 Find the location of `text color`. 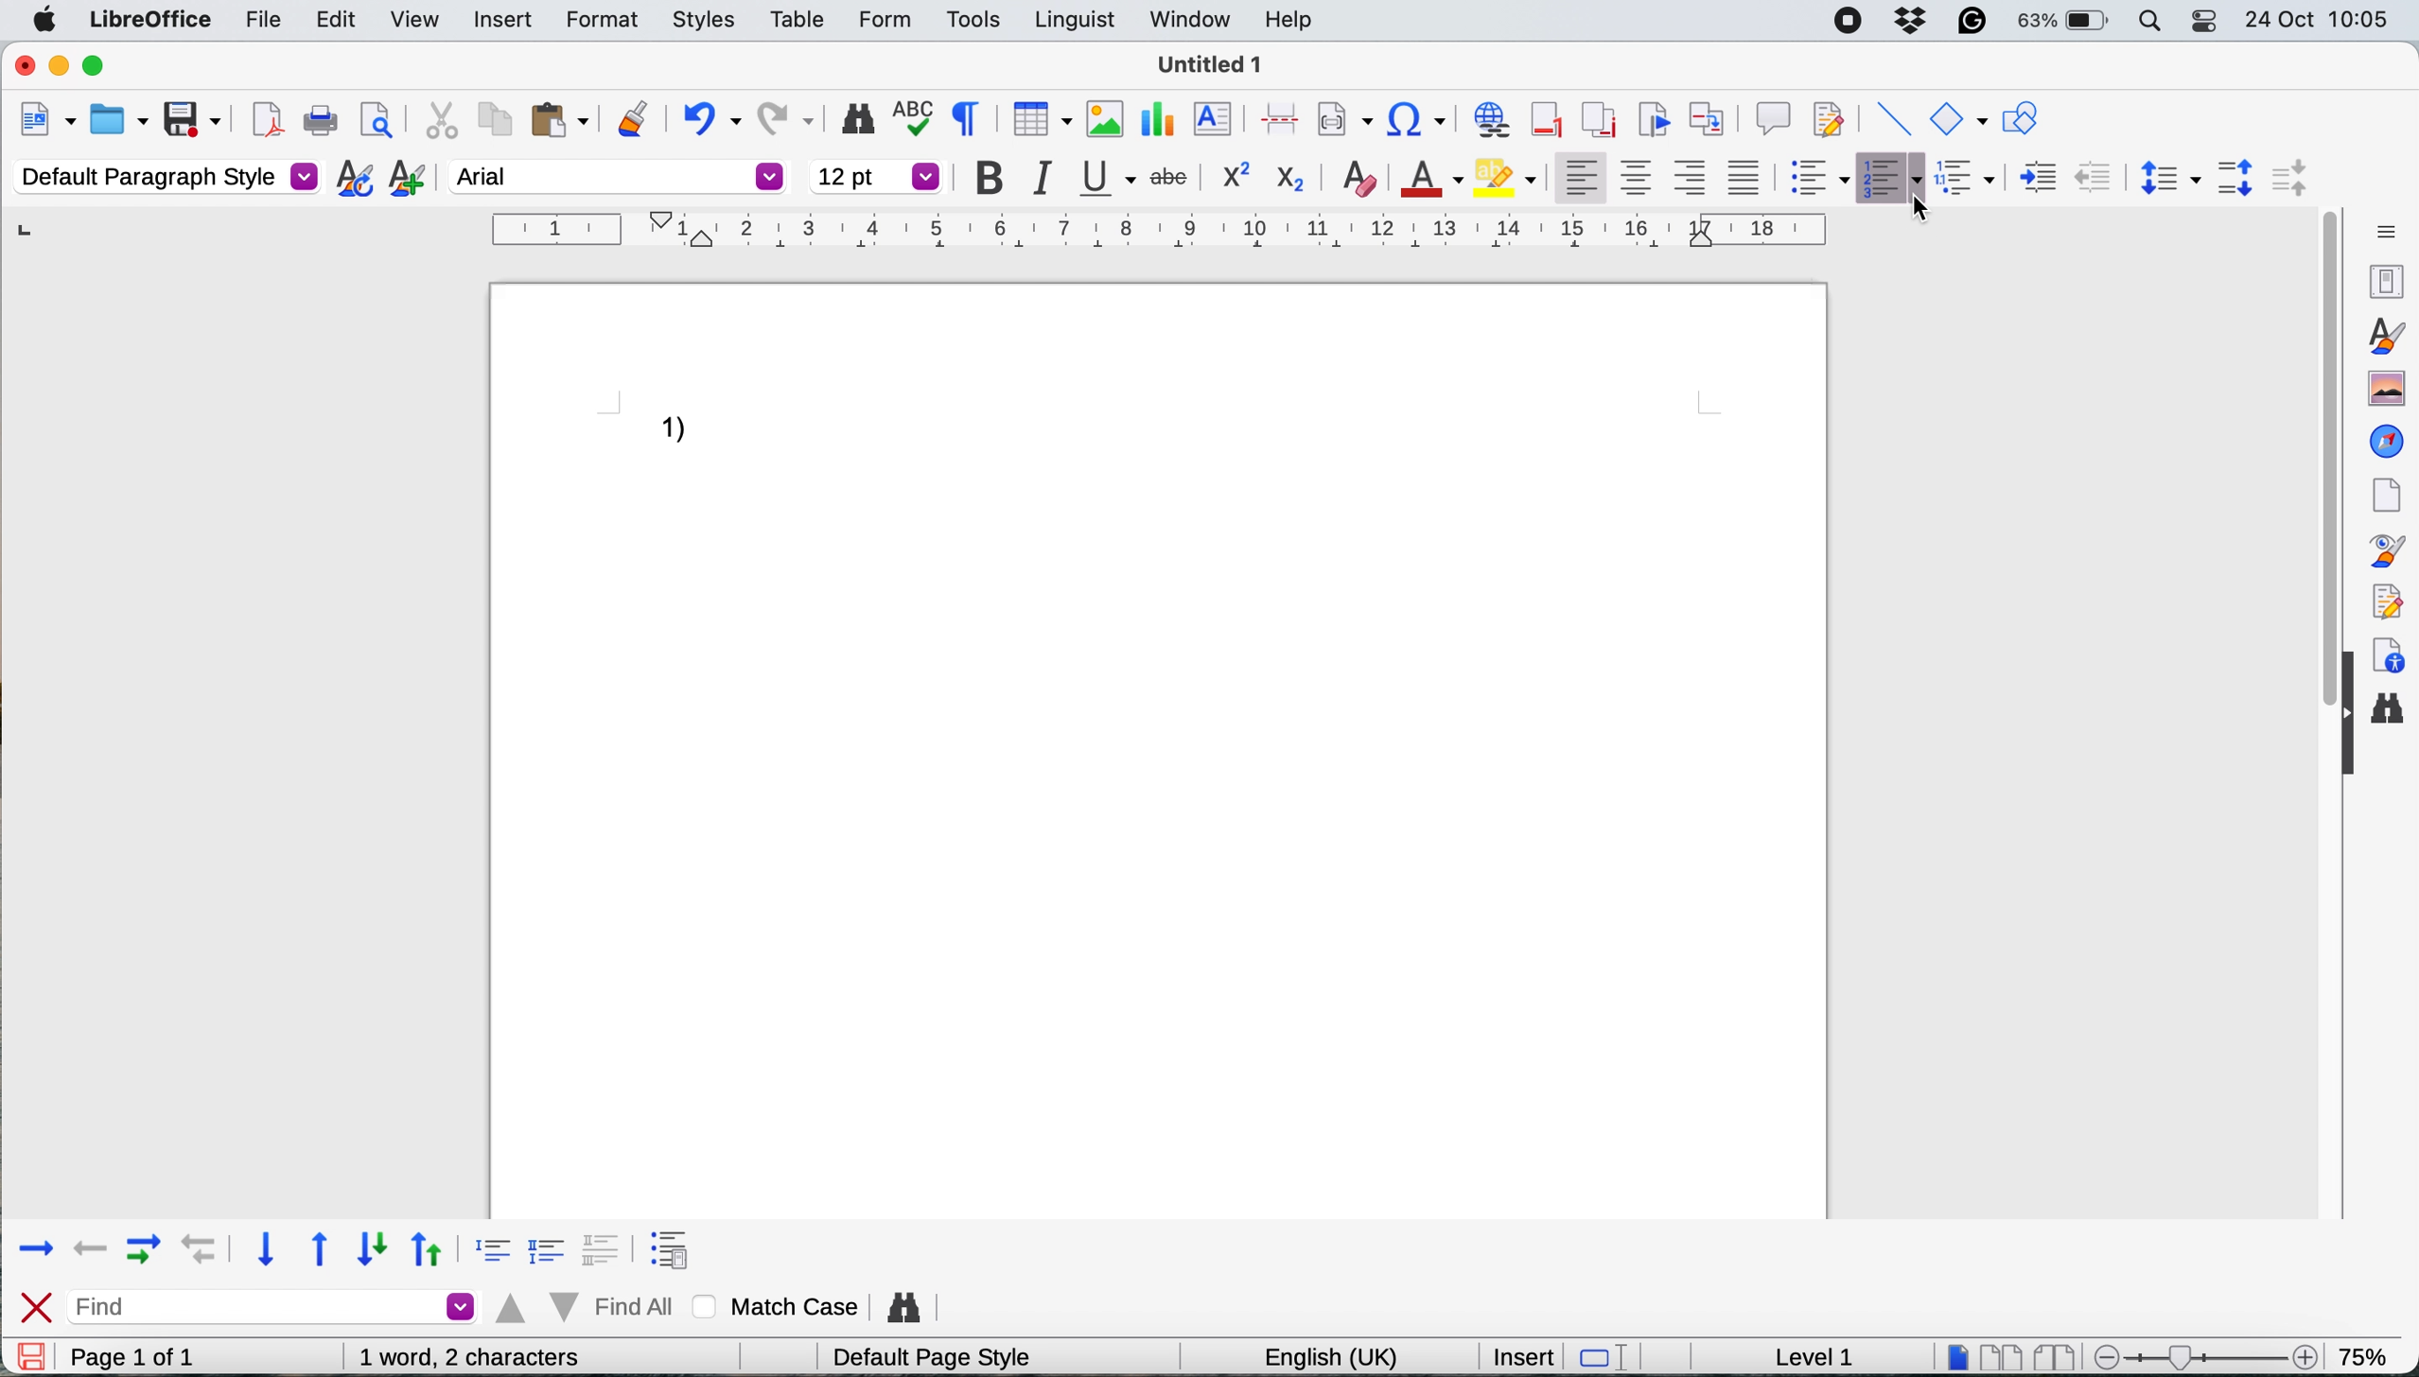

text color is located at coordinates (1428, 177).